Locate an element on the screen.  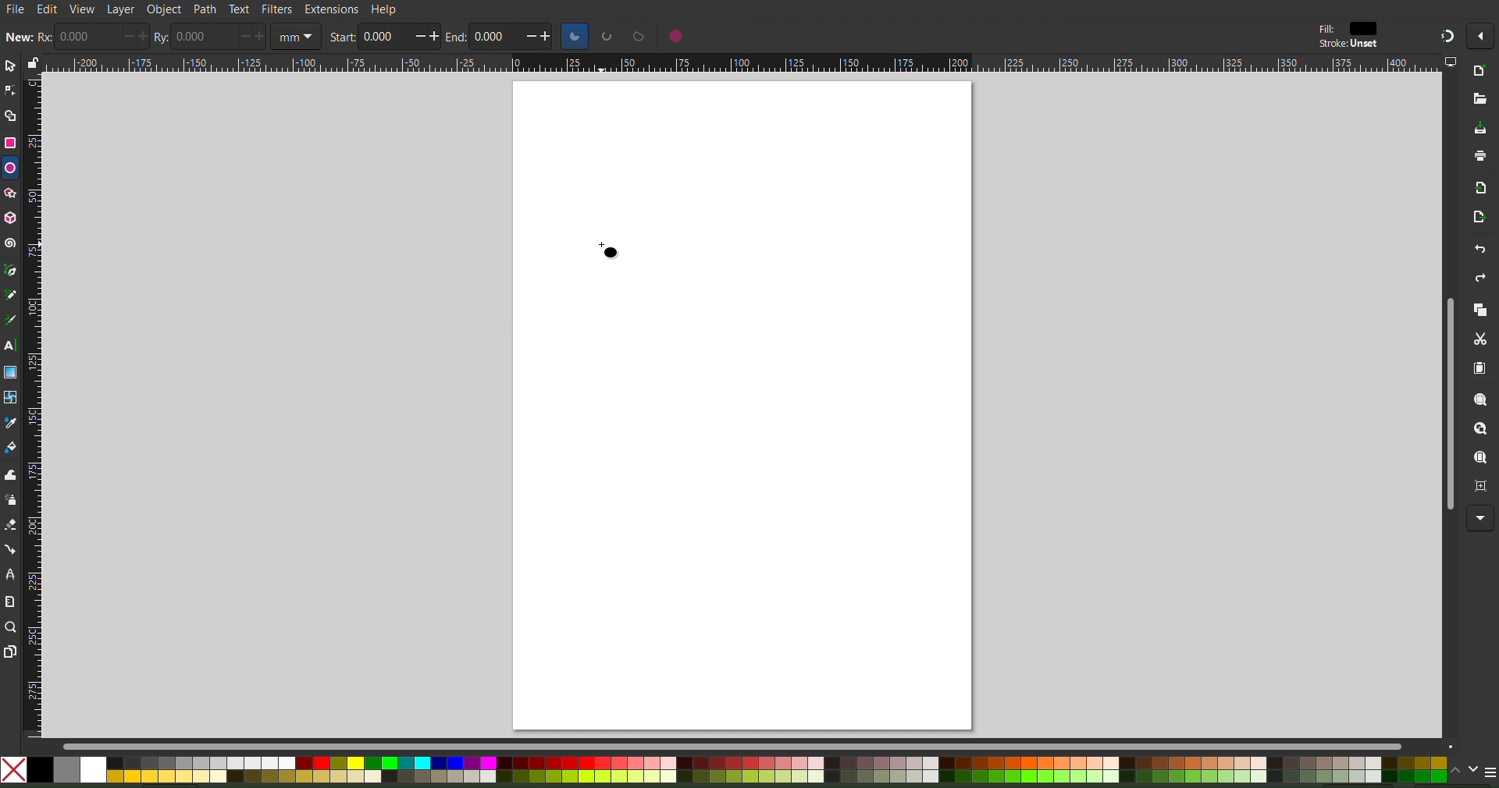
menu is located at coordinates (1490, 773).